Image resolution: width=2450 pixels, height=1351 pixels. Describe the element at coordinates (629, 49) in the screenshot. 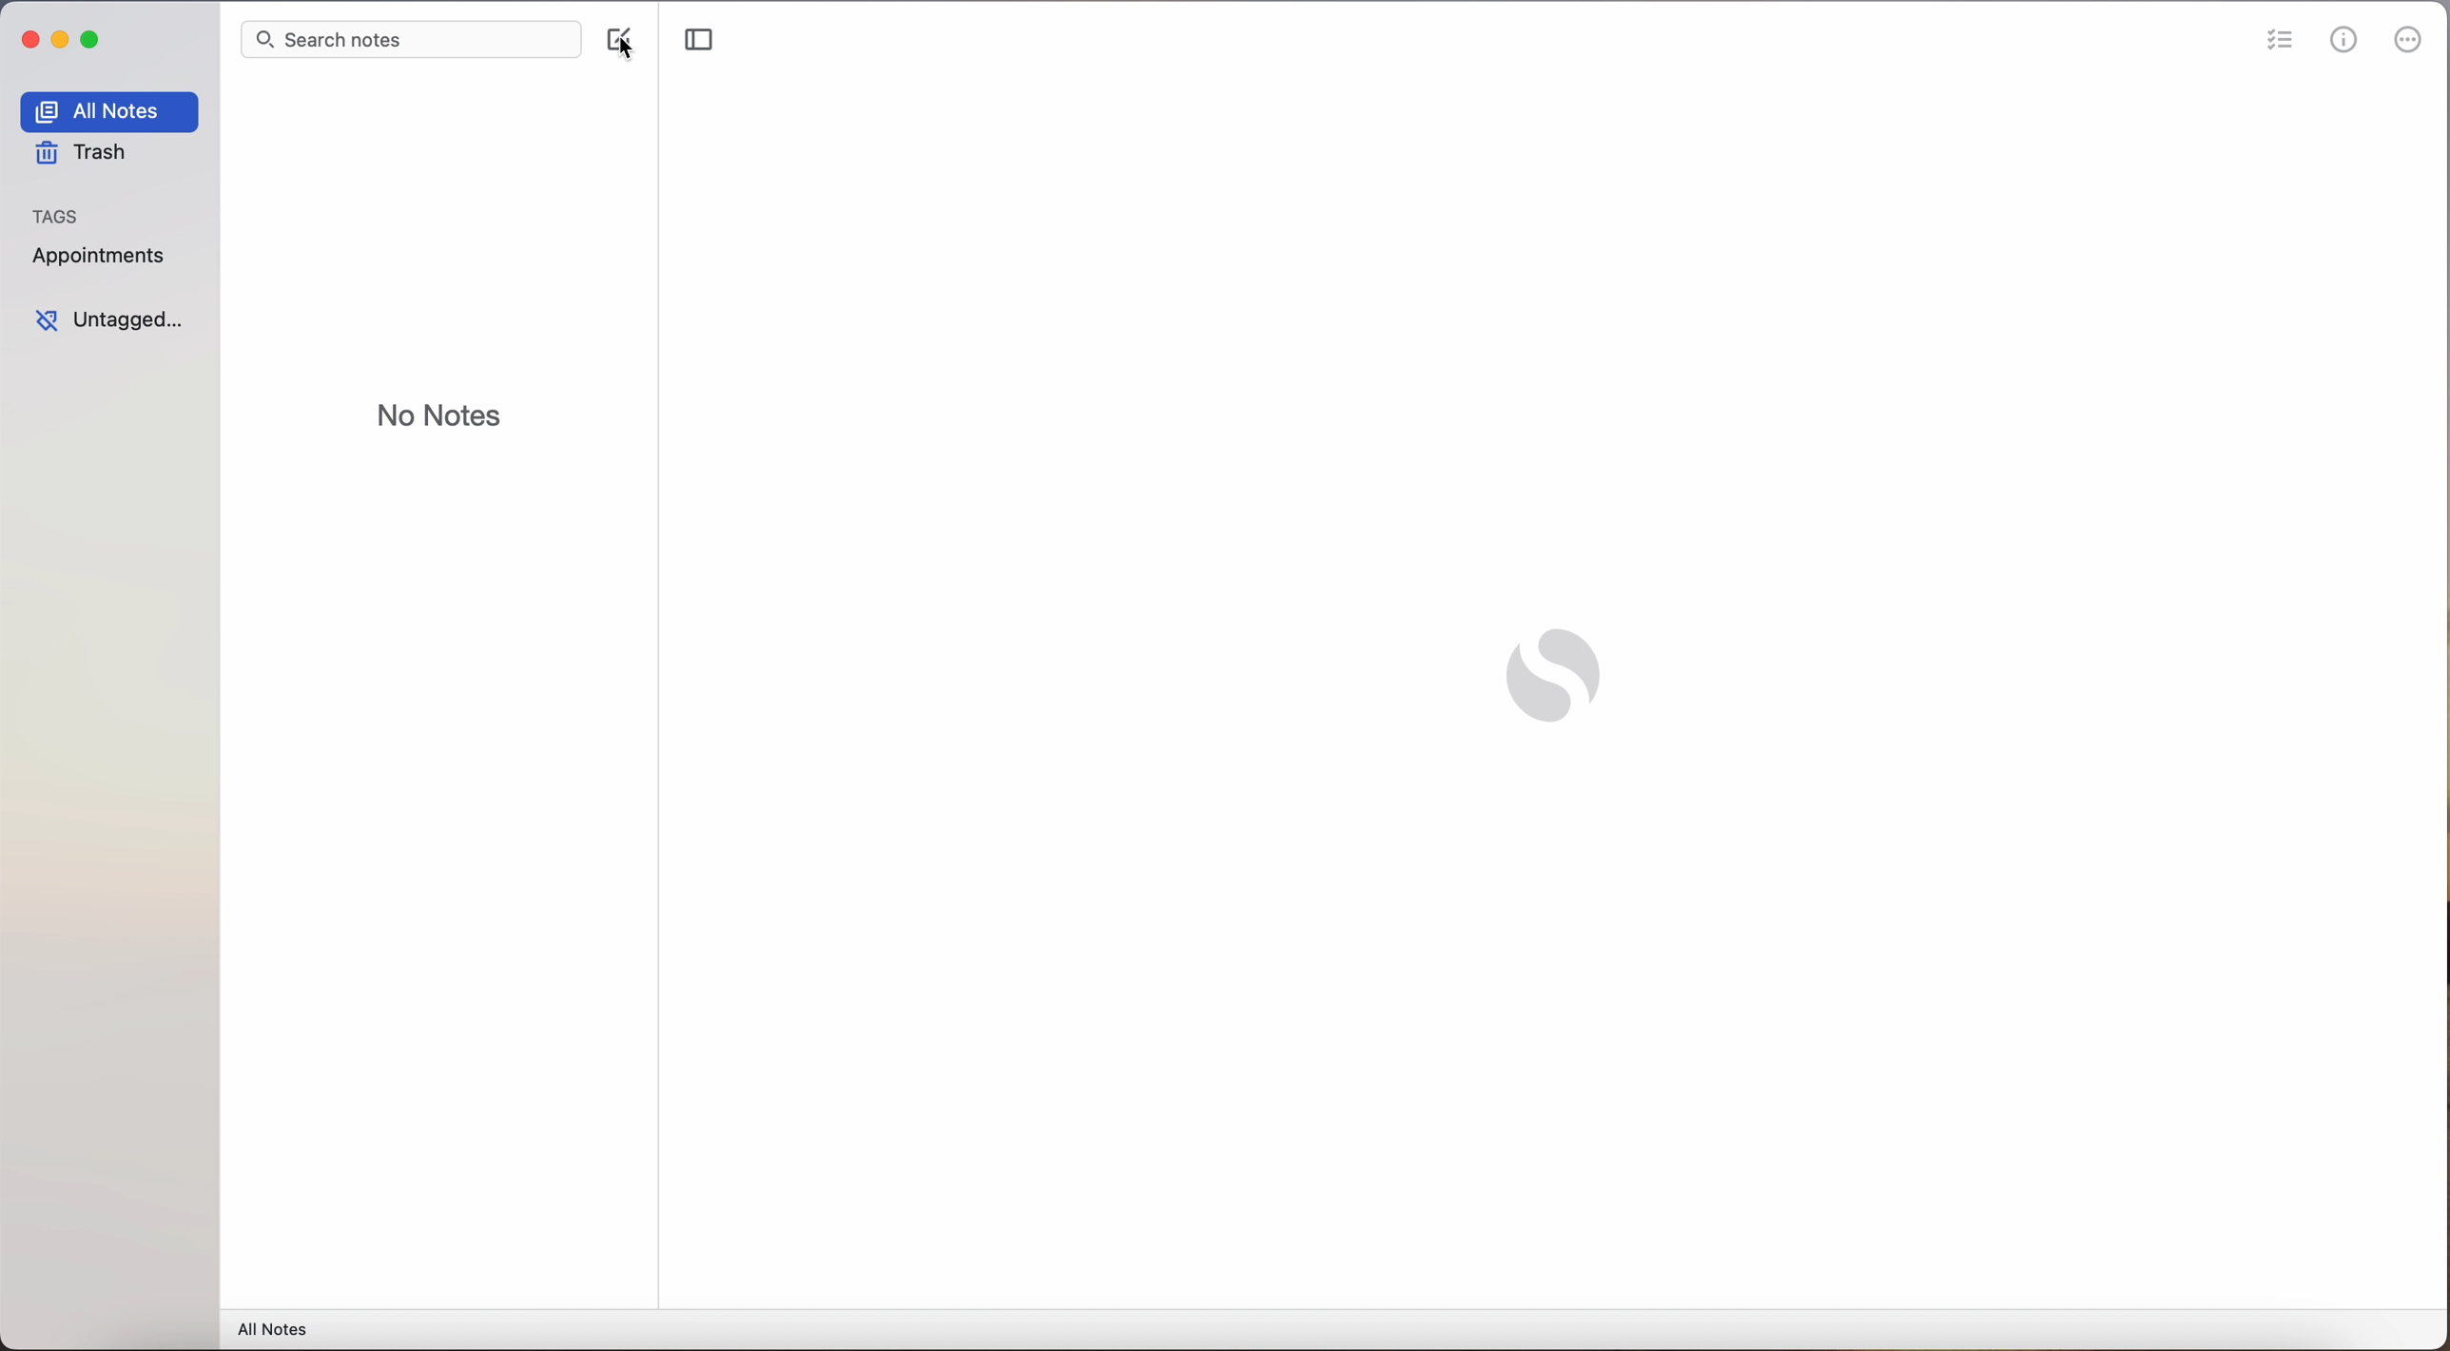

I see `cursor` at that location.